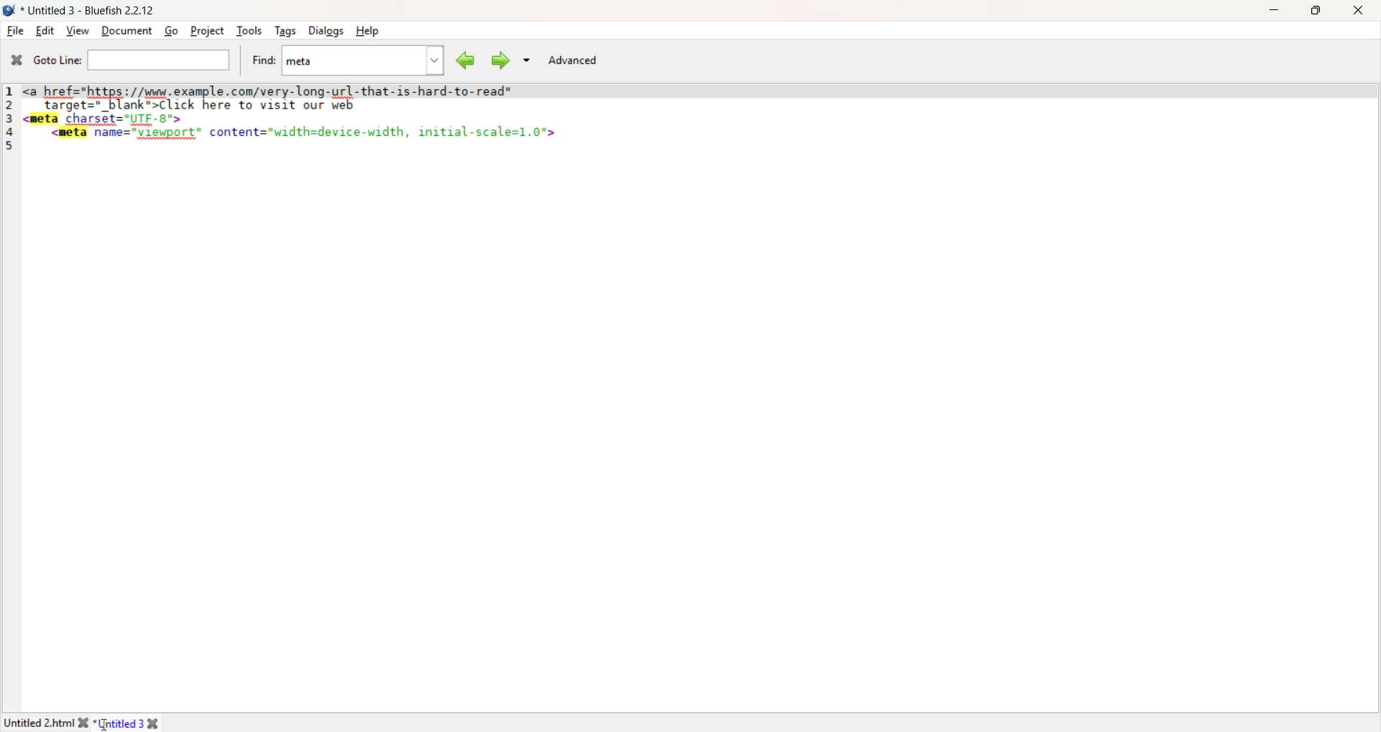 The height and width of the screenshot is (732, 1381). What do you see at coordinates (292, 111) in the screenshot?
I see `<a href=https://www.example.com/very-long-url-that-is-hard-to- read" target="_blank">Click here to visit our web <meta charset="UTF-8"><meta name="viewport" content="width=device-width, initial-scale=1.0">` at bounding box center [292, 111].